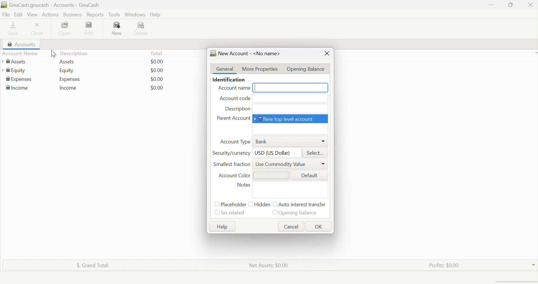 The height and width of the screenshot is (284, 538). What do you see at coordinates (5, 15) in the screenshot?
I see `File` at bounding box center [5, 15].